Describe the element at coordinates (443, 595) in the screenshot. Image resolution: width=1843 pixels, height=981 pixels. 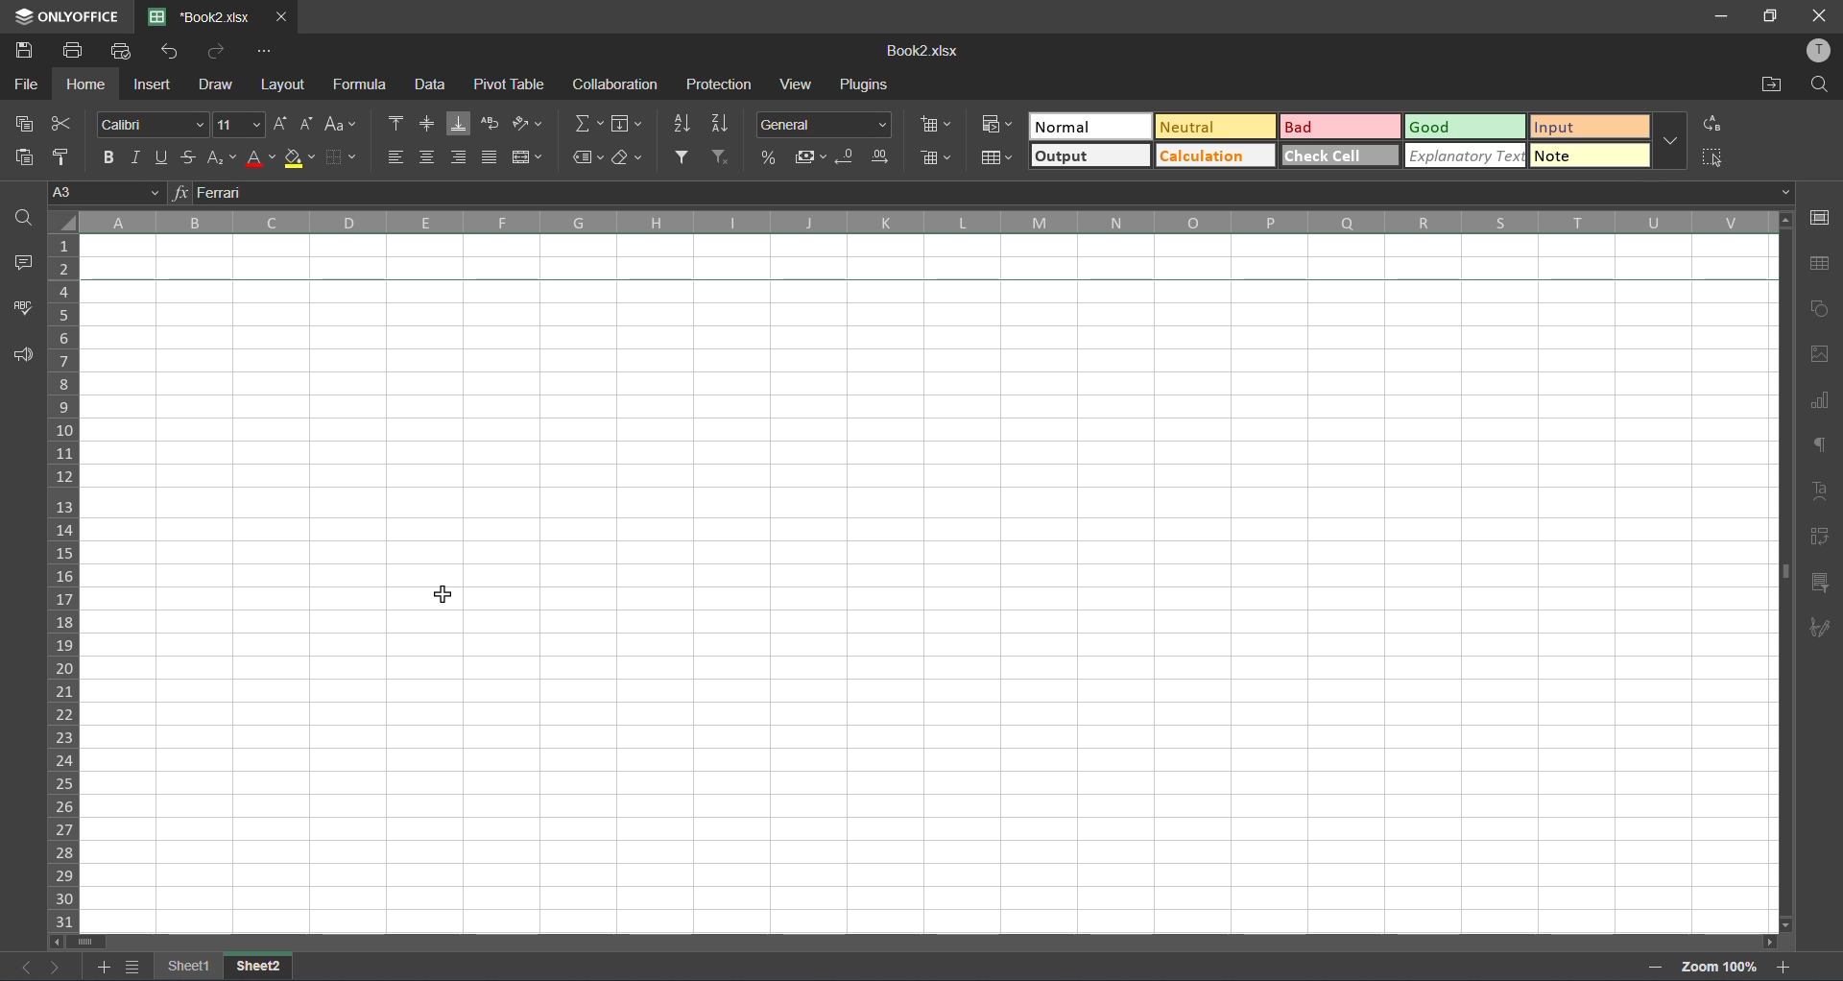
I see `Cell Cursor ` at that location.